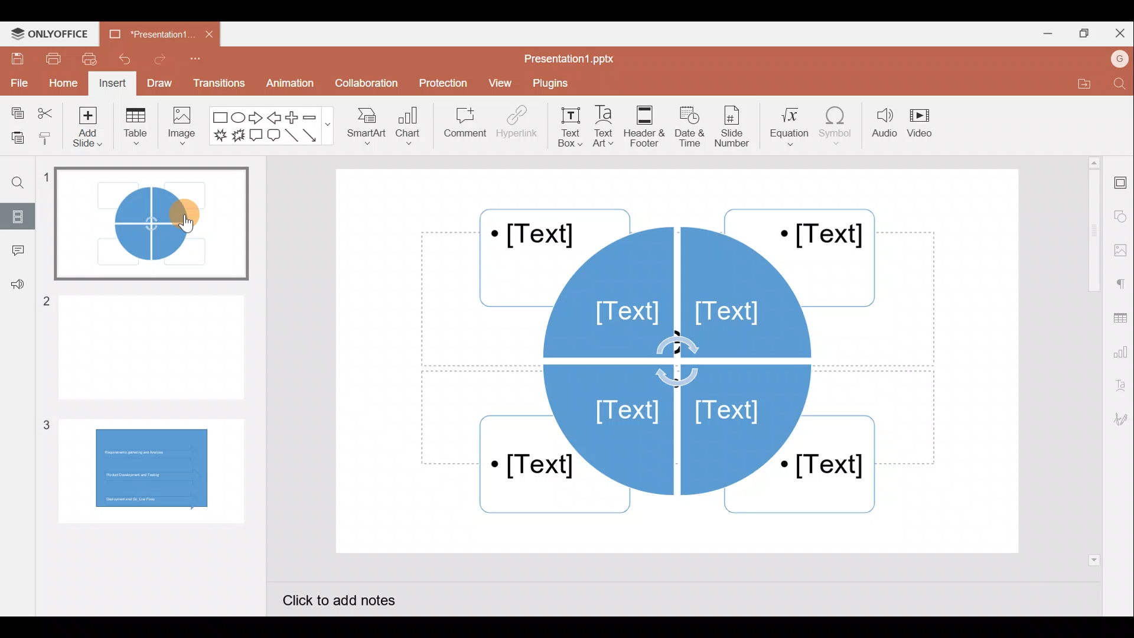 The image size is (1134, 638). Describe the element at coordinates (411, 129) in the screenshot. I see `Chart` at that location.